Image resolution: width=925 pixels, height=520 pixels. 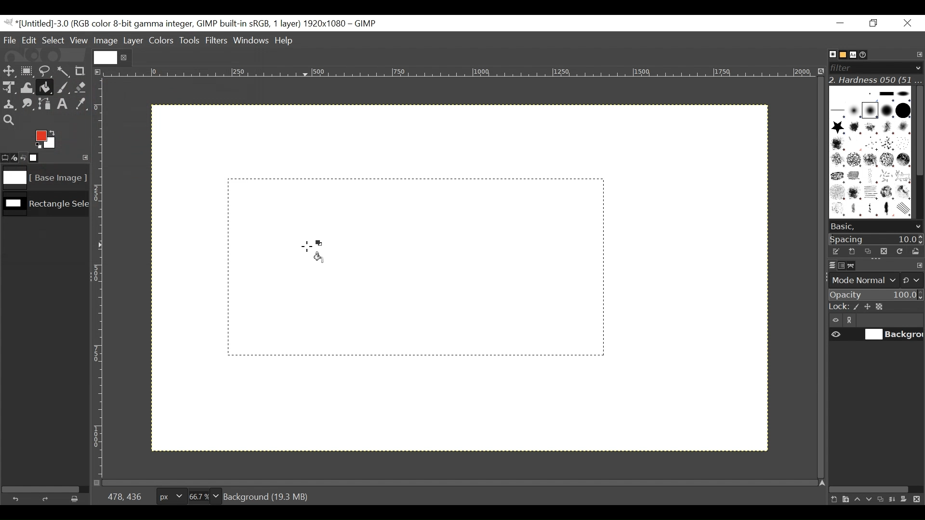 What do you see at coordinates (28, 105) in the screenshot?
I see `Smudge tool` at bounding box center [28, 105].